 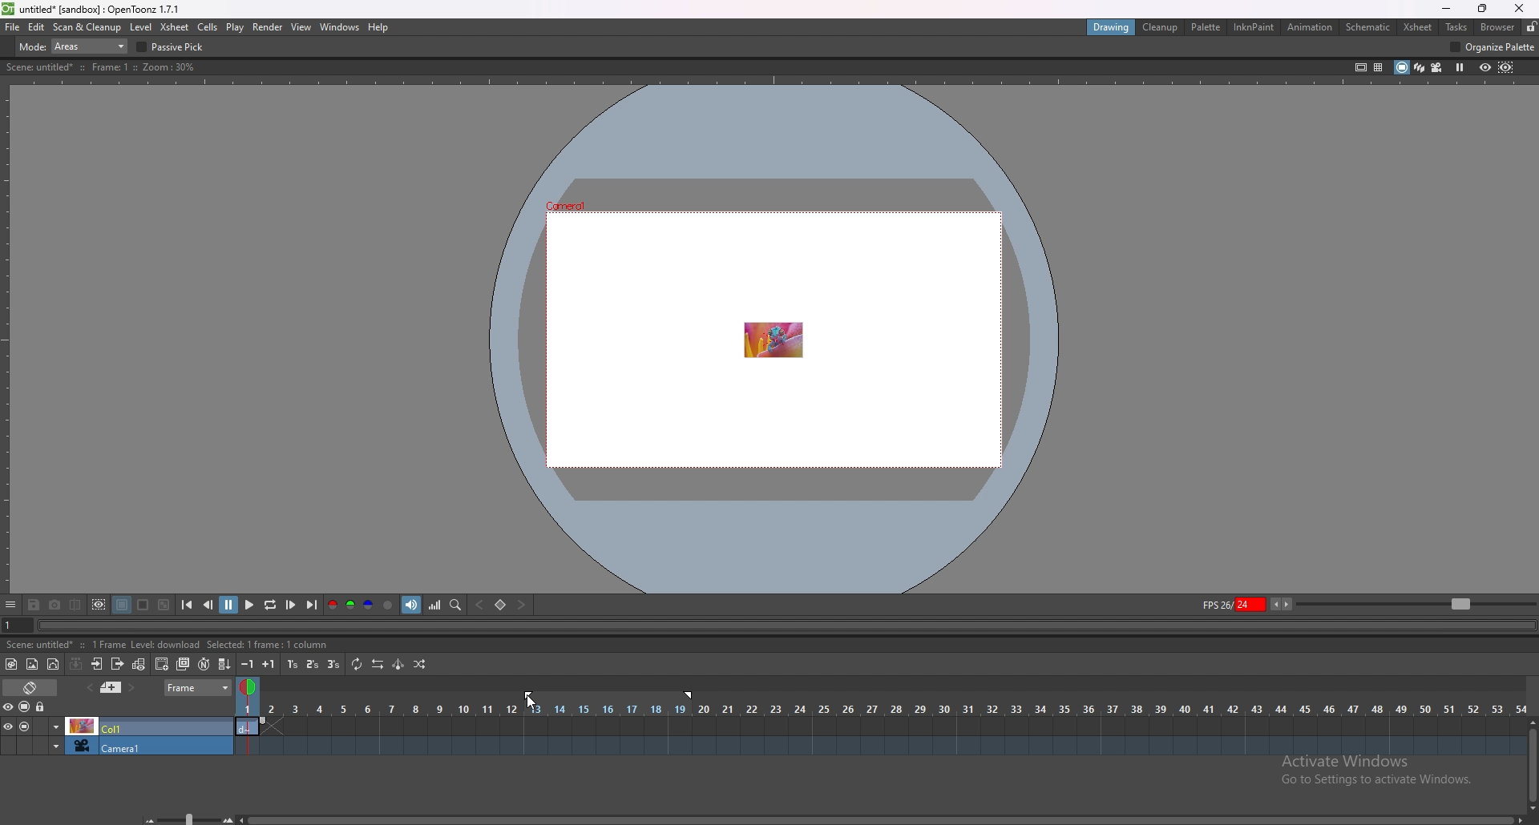 What do you see at coordinates (230, 603) in the screenshot?
I see `pause` at bounding box center [230, 603].